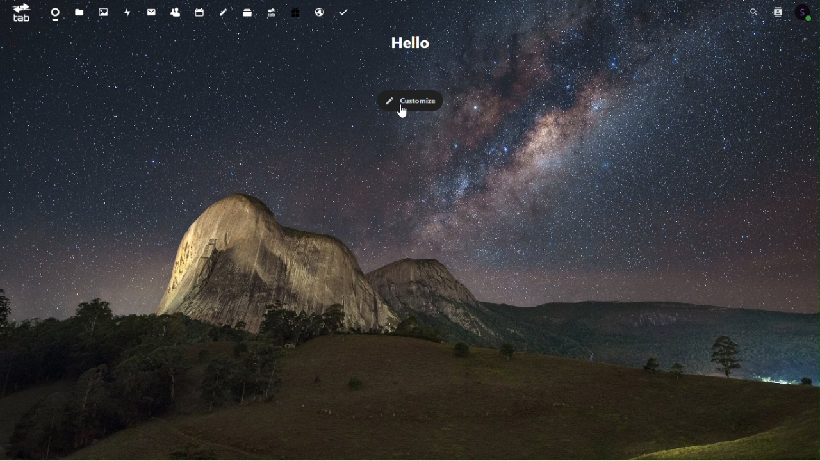 The width and height of the screenshot is (820, 461). I want to click on Account icon, so click(806, 10).